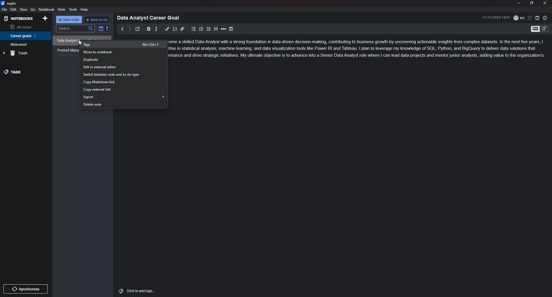  I want to click on + new to do, so click(97, 20).